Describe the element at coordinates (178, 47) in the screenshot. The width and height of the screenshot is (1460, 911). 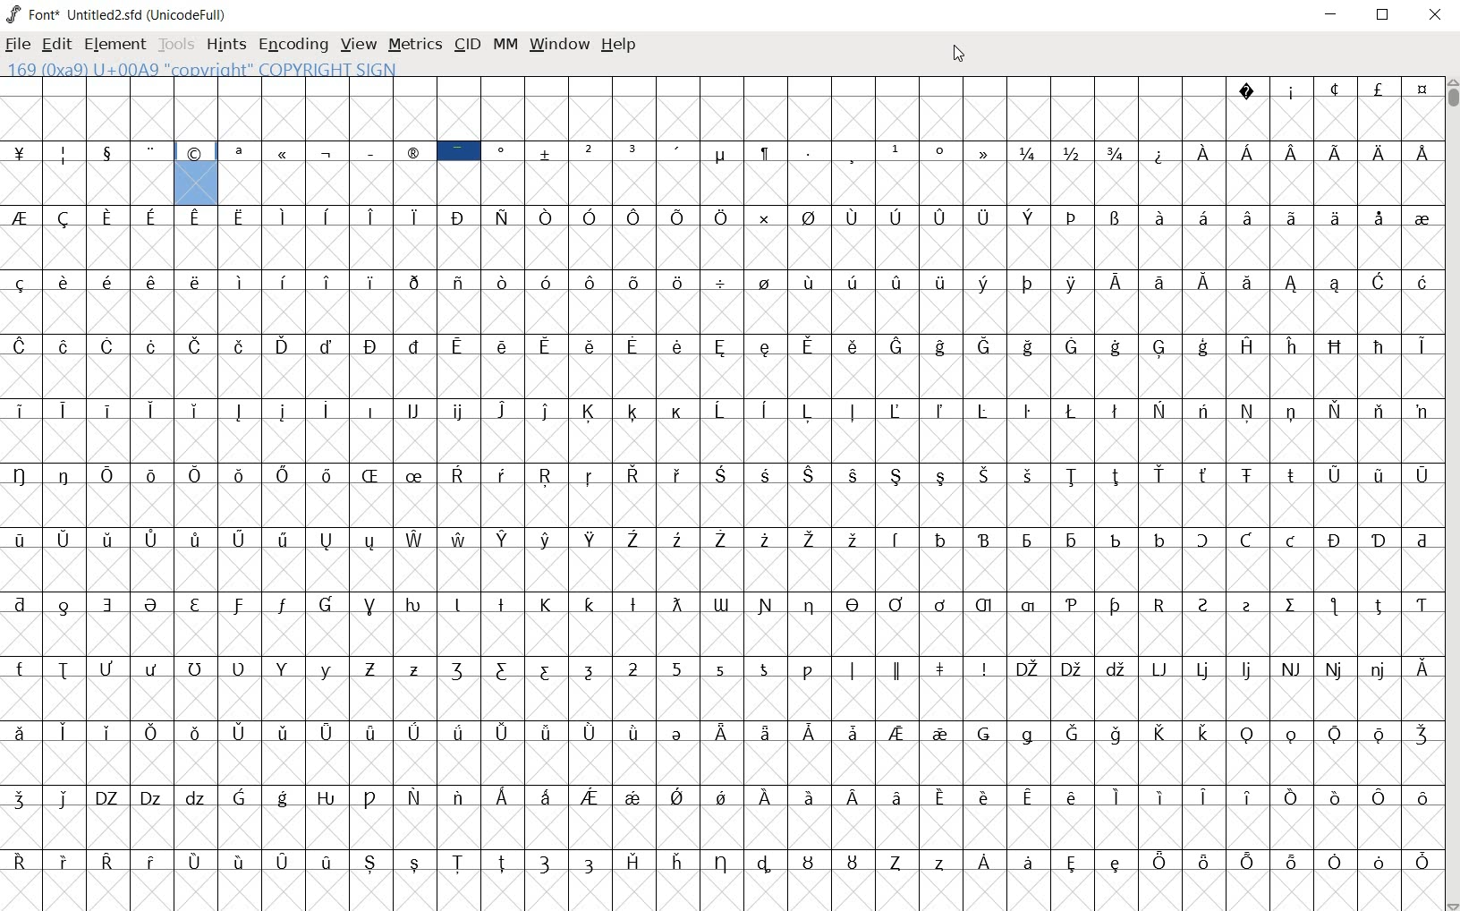
I see `tools` at that location.